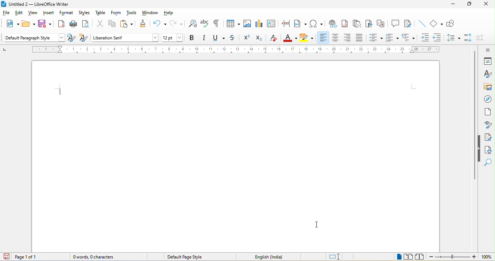 This screenshot has height=261, width=495. I want to click on italic, so click(204, 39).